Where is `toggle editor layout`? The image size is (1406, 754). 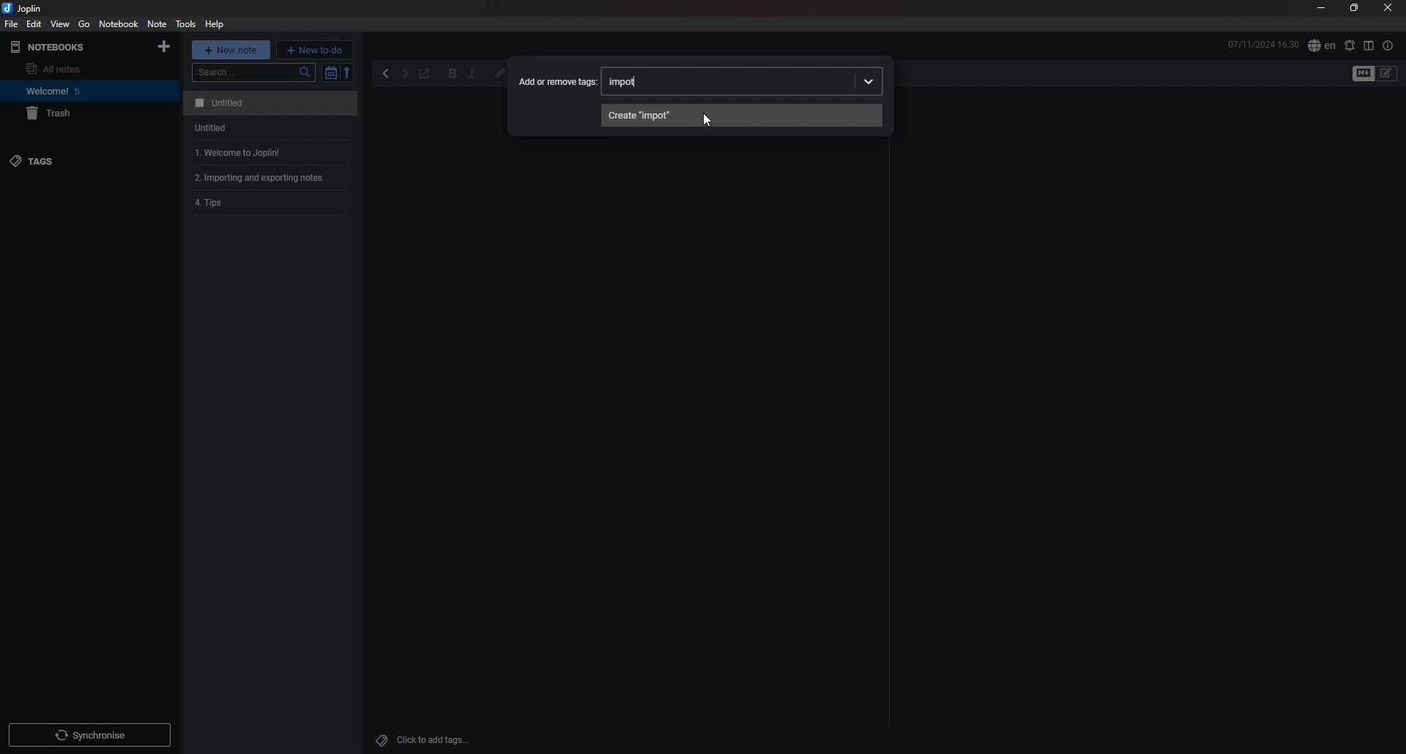
toggle editor layout is located at coordinates (1369, 45).